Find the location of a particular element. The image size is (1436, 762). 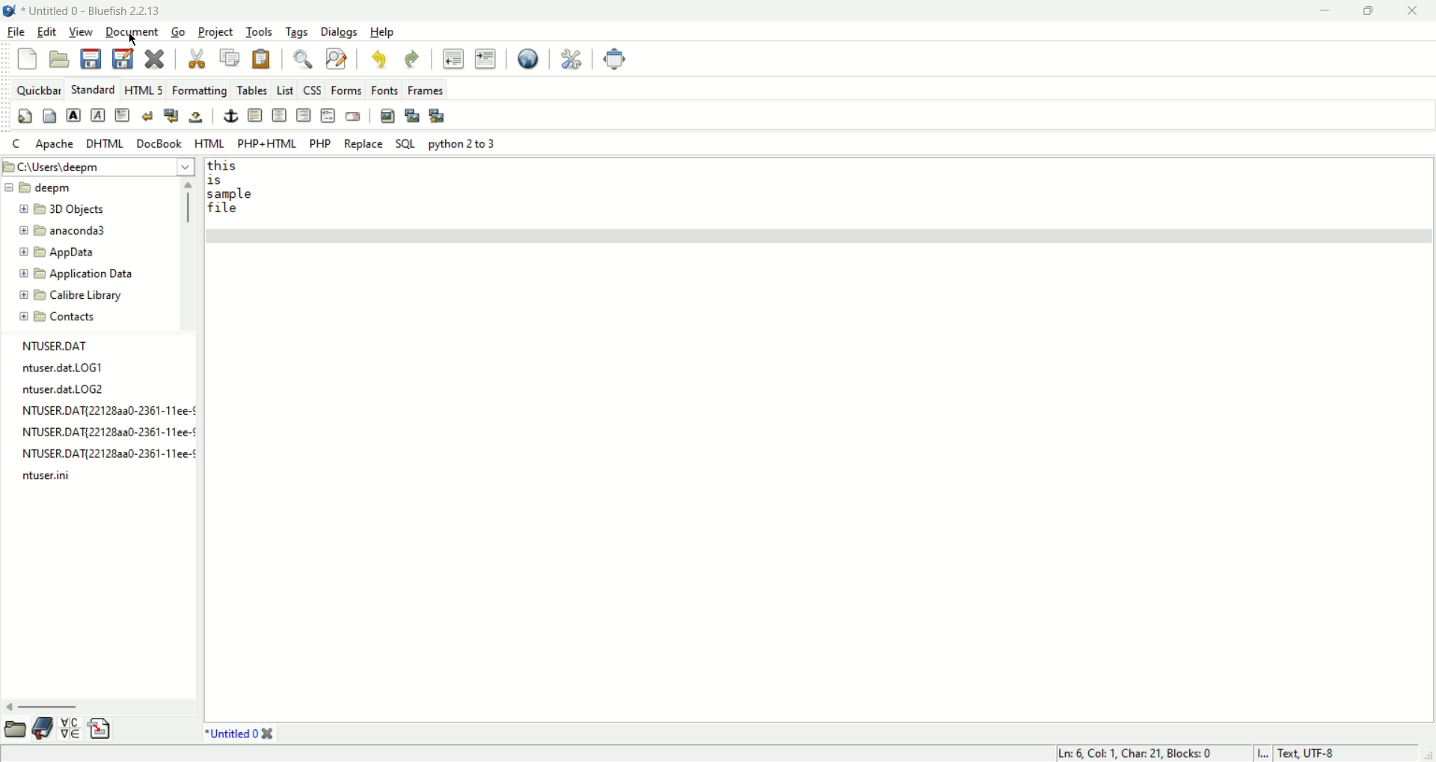

bookmark is located at coordinates (42, 728).